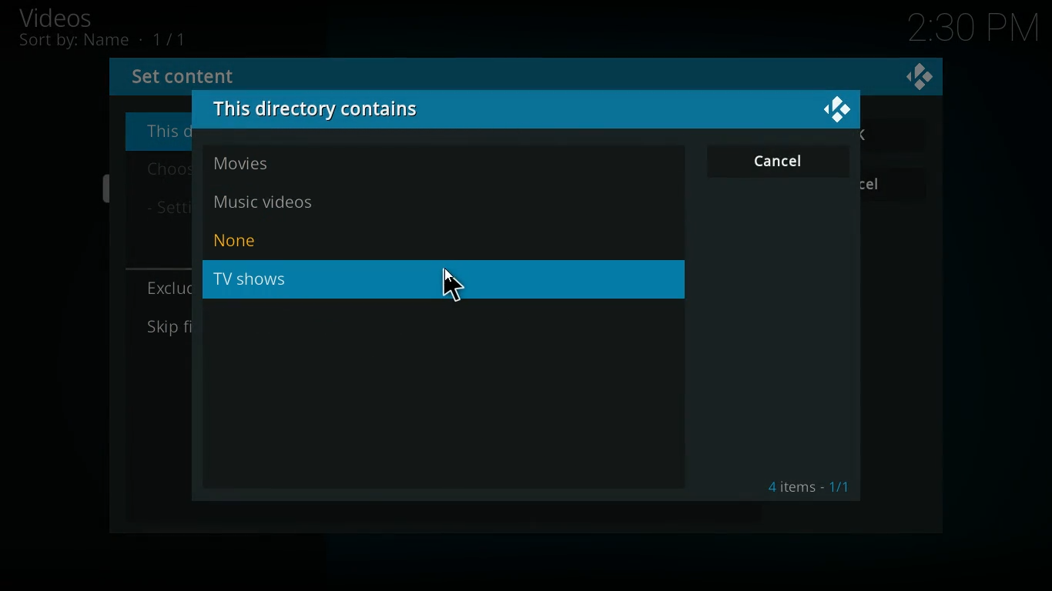 The width and height of the screenshot is (1052, 591). What do you see at coordinates (330, 109) in the screenshot?
I see `this directory contains` at bounding box center [330, 109].